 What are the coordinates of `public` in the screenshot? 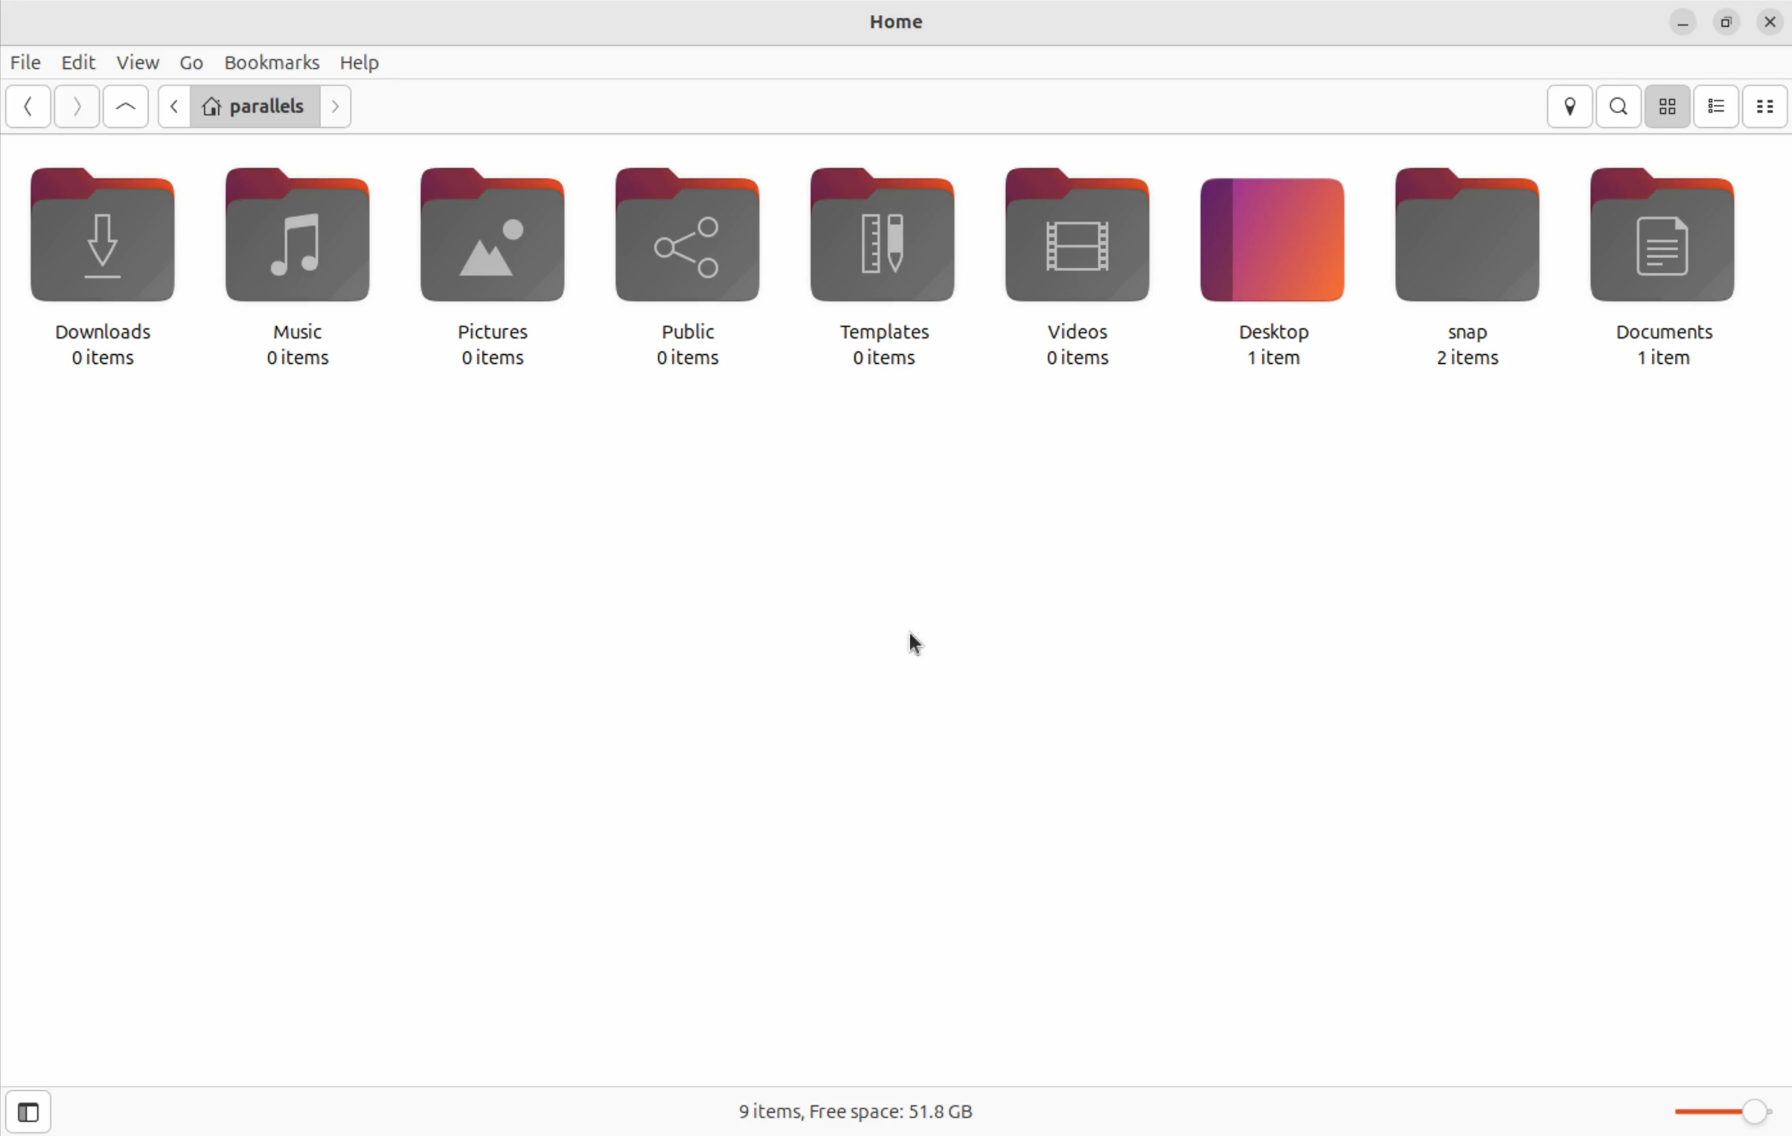 It's located at (691, 248).